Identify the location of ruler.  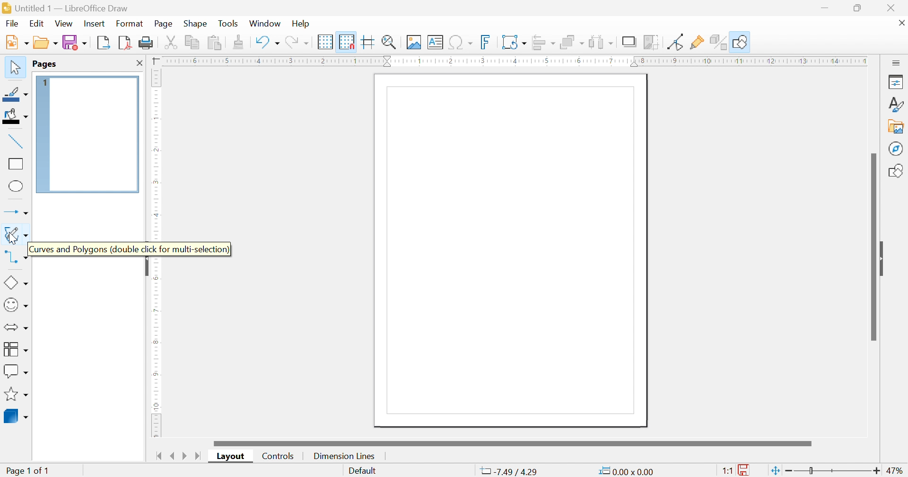
(514, 61).